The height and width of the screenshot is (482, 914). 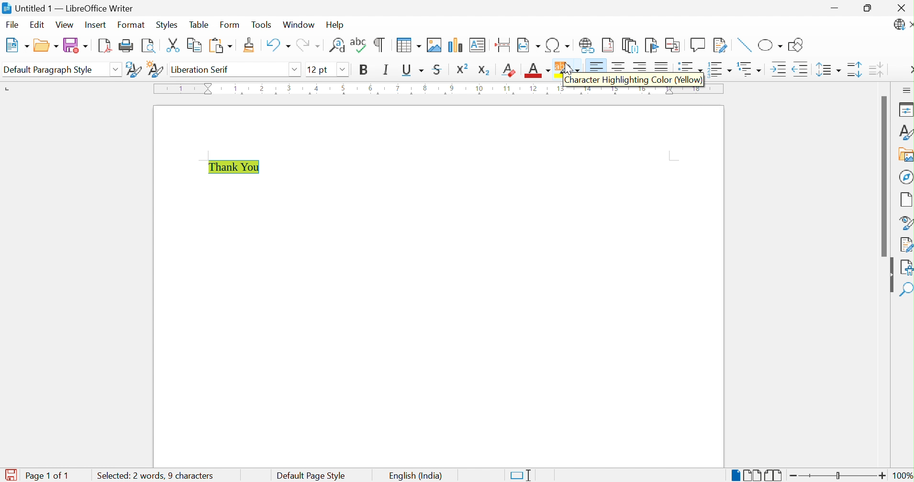 What do you see at coordinates (154, 475) in the screenshot?
I see `Selected: 2 words, 9 characters` at bounding box center [154, 475].